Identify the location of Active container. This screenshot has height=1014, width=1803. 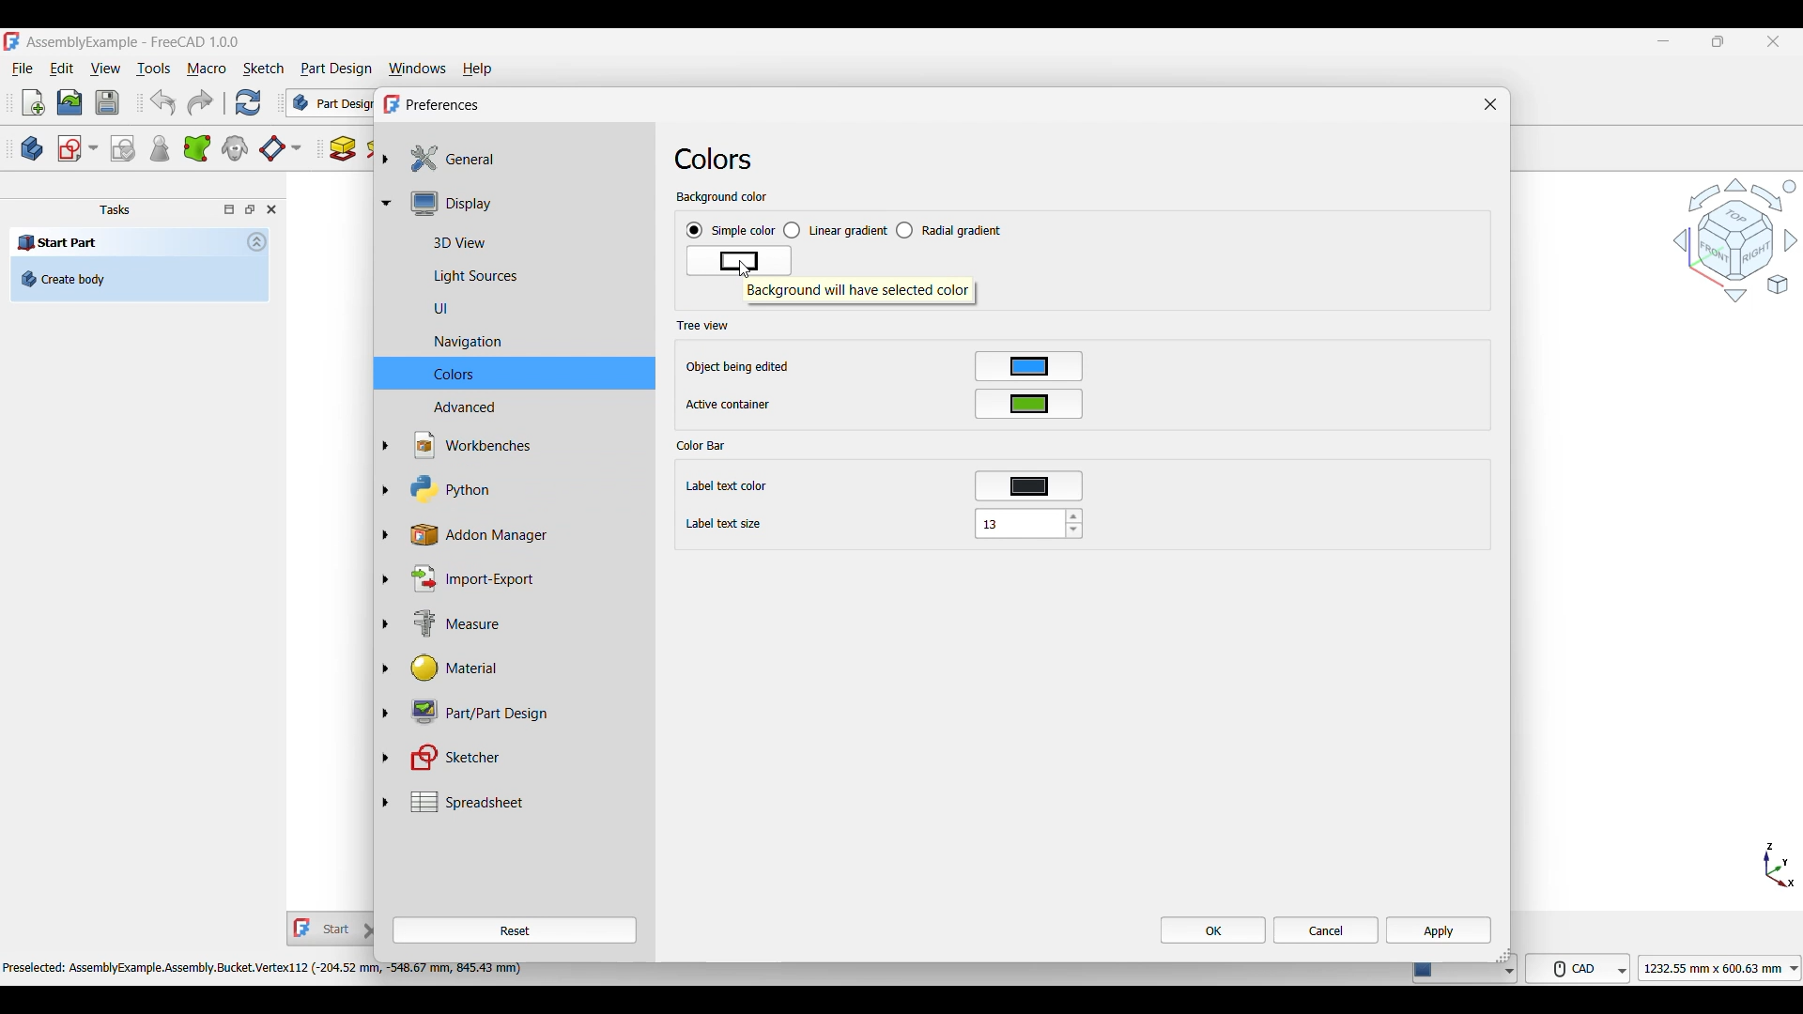
(730, 405).